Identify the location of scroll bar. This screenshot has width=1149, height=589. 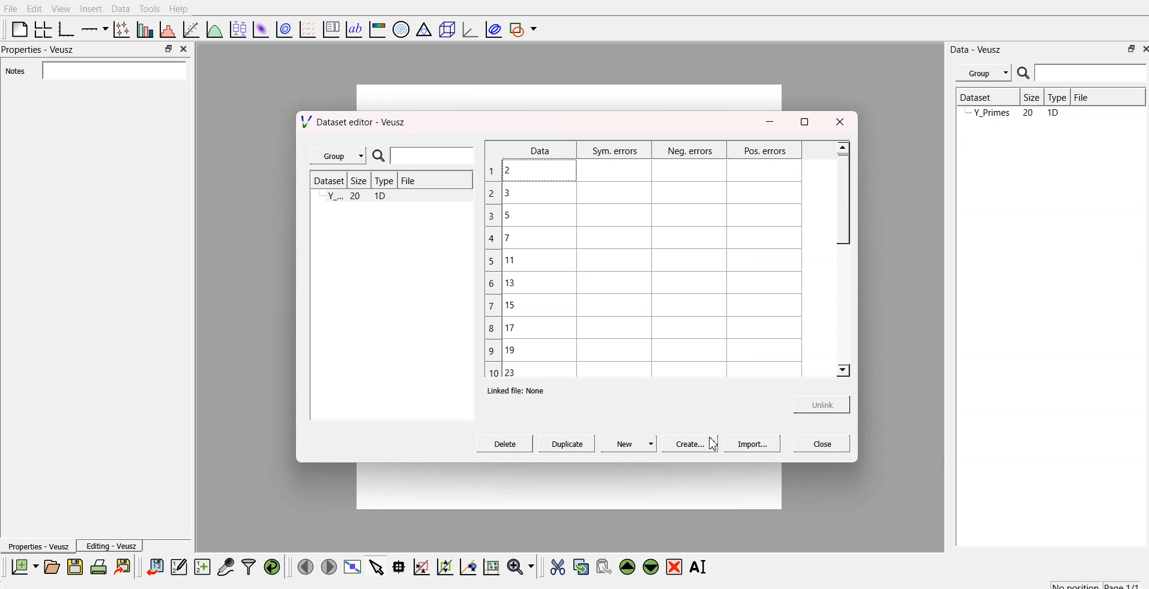
(842, 194).